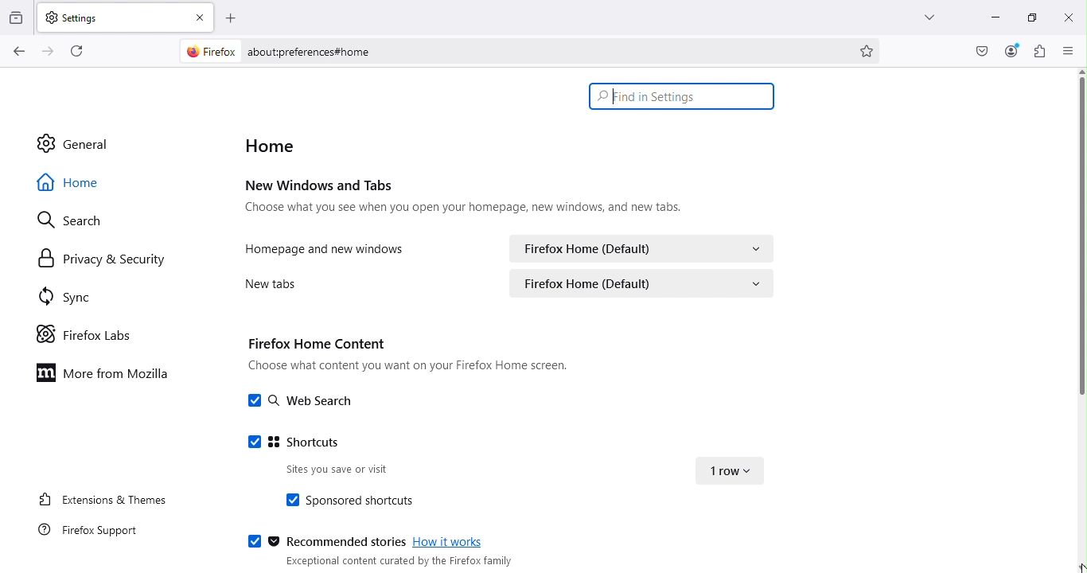 The width and height of the screenshot is (1087, 573). I want to click on Home, so click(81, 181).